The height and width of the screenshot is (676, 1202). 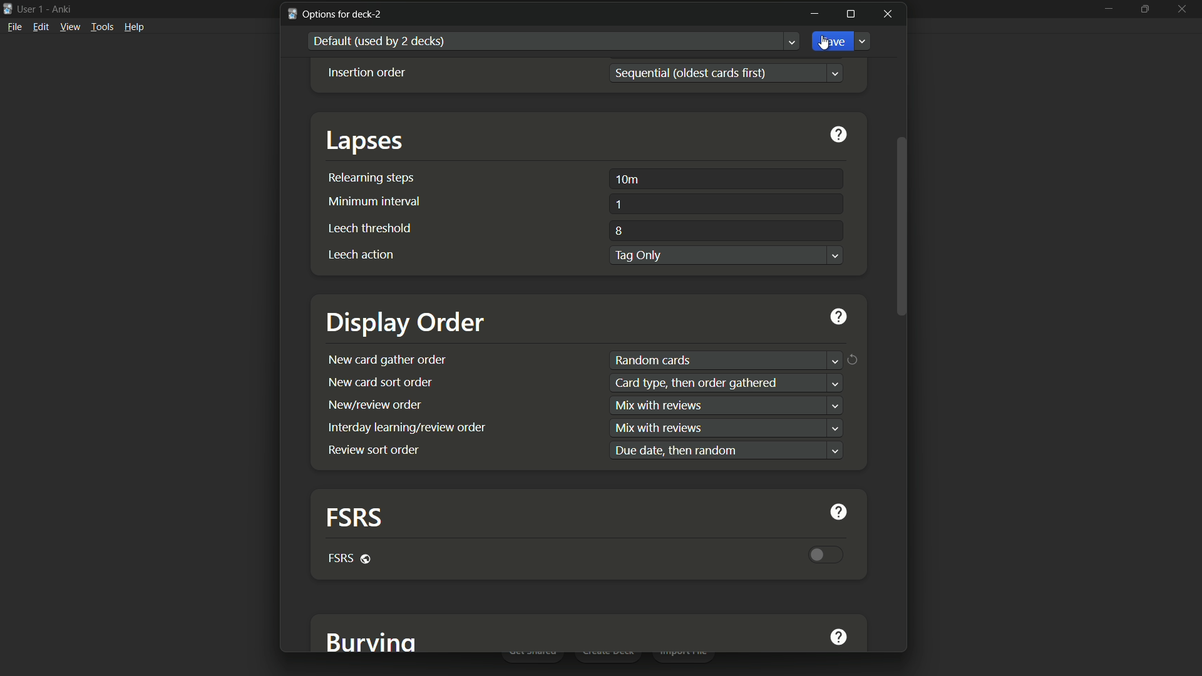 What do you see at coordinates (698, 71) in the screenshot?
I see `sequential(oldest cards first)` at bounding box center [698, 71].